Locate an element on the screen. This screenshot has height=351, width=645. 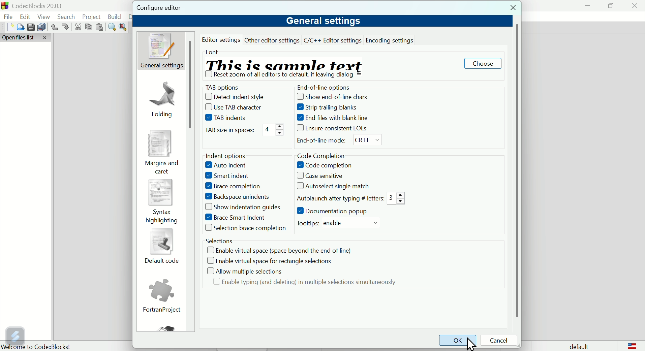
Edit is located at coordinates (26, 16).